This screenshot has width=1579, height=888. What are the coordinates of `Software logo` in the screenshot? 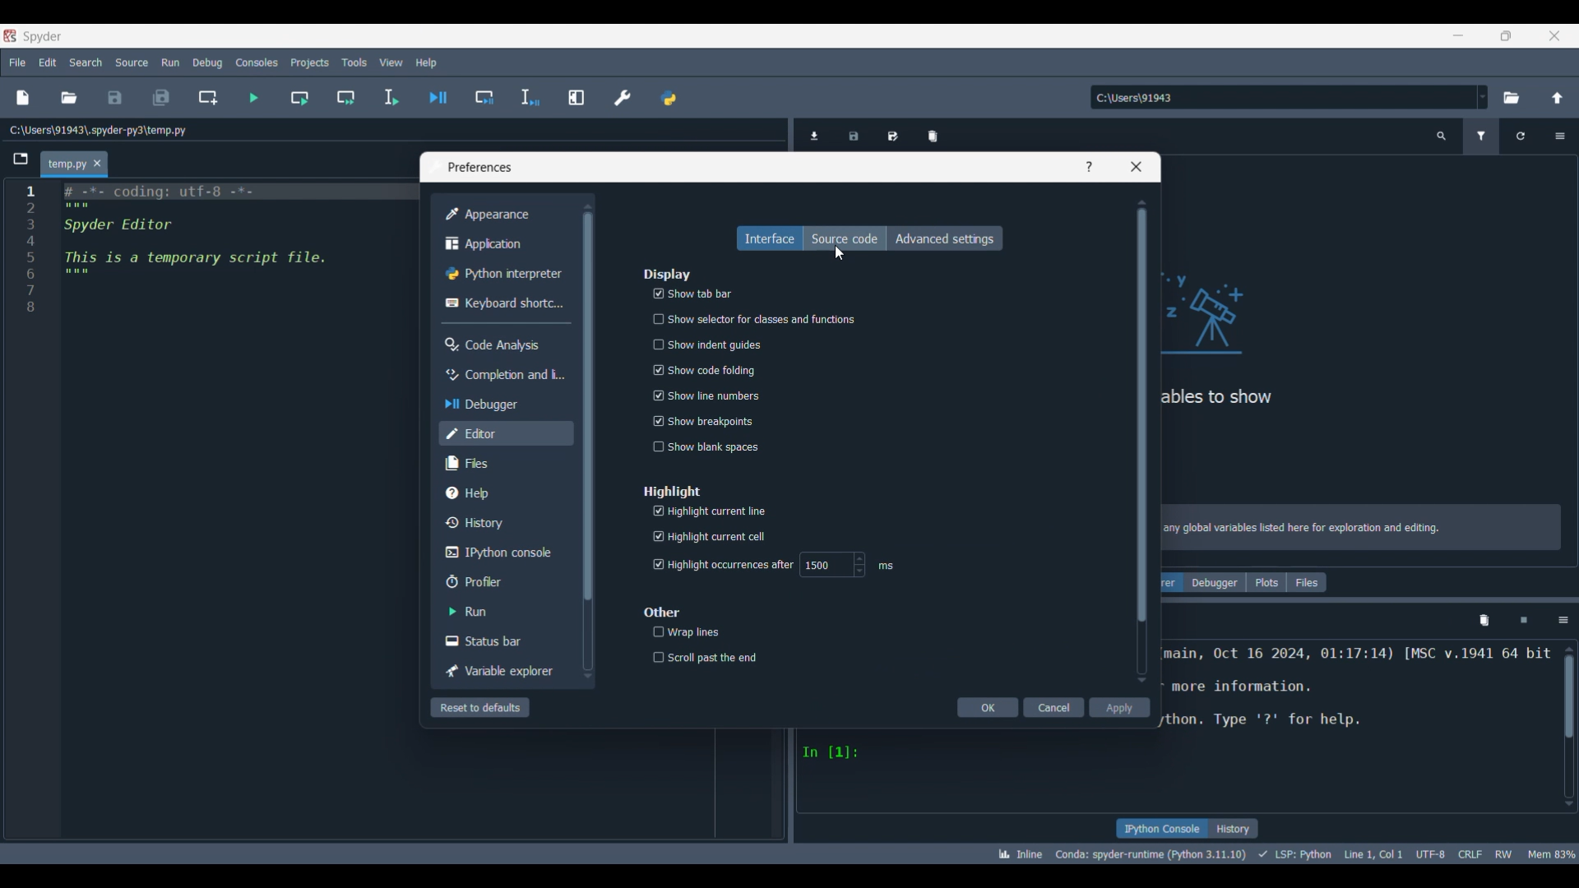 It's located at (10, 36).